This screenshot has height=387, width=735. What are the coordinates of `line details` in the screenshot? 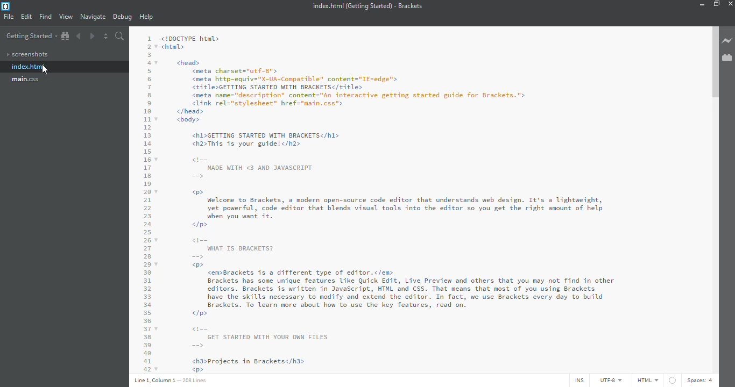 It's located at (172, 380).